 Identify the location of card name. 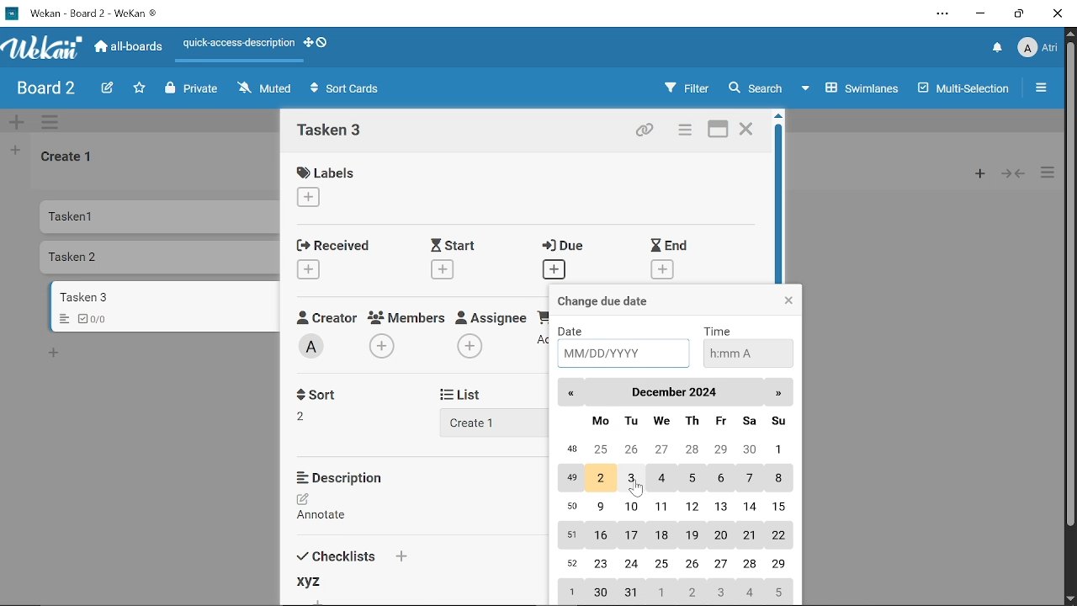
(336, 132).